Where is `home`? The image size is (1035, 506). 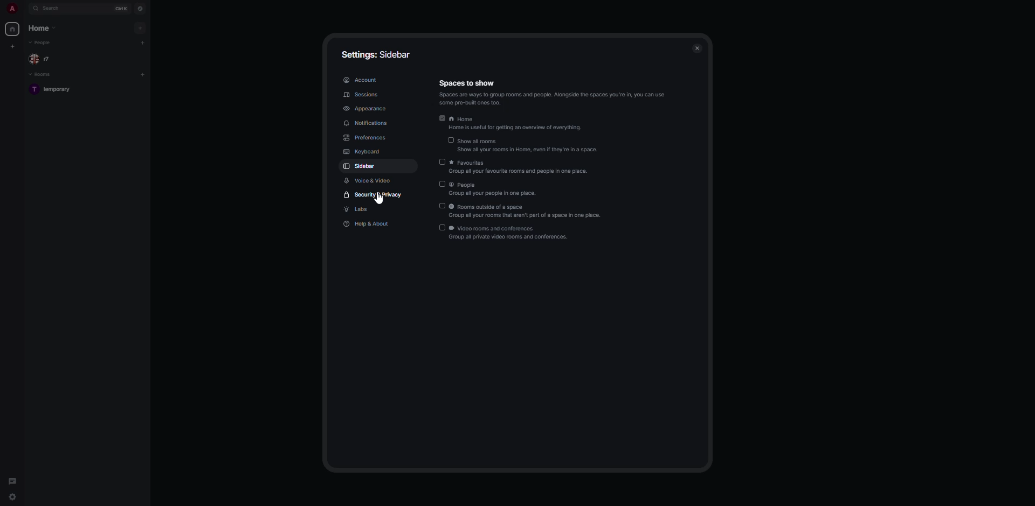 home is located at coordinates (43, 28).